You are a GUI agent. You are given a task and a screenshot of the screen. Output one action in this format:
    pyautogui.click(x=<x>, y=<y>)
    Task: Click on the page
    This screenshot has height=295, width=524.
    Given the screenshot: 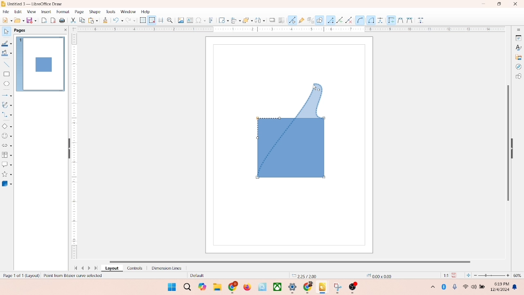 What is the action you would take?
    pyautogui.click(x=78, y=12)
    